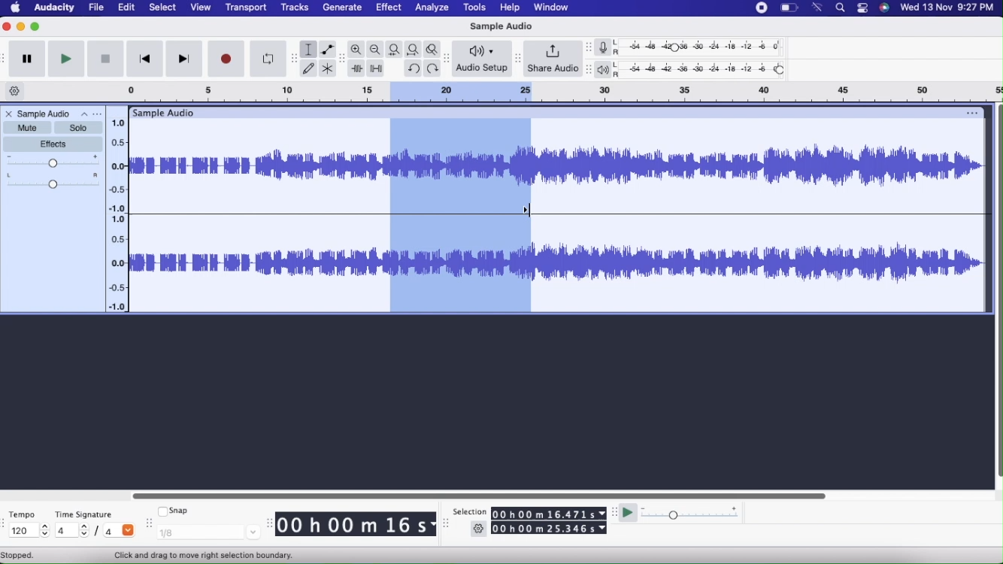 The image size is (1003, 564). Describe the element at coordinates (606, 71) in the screenshot. I see `Playback meter` at that location.